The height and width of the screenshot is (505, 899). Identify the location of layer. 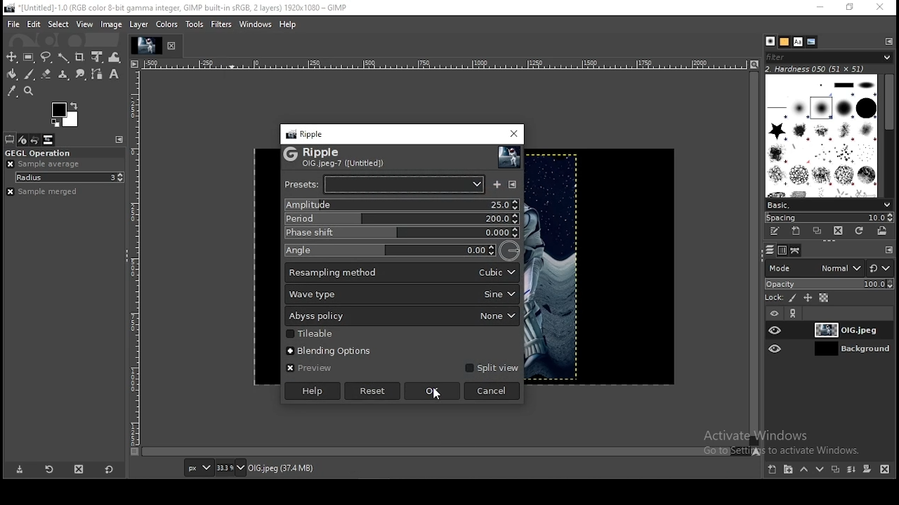
(140, 25).